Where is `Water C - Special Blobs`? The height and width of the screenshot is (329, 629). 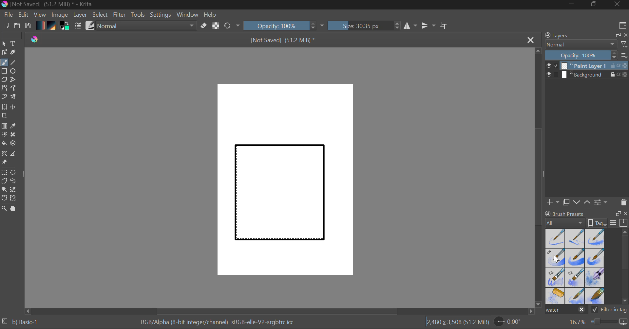
Water C - Special Blobs is located at coordinates (595, 278).